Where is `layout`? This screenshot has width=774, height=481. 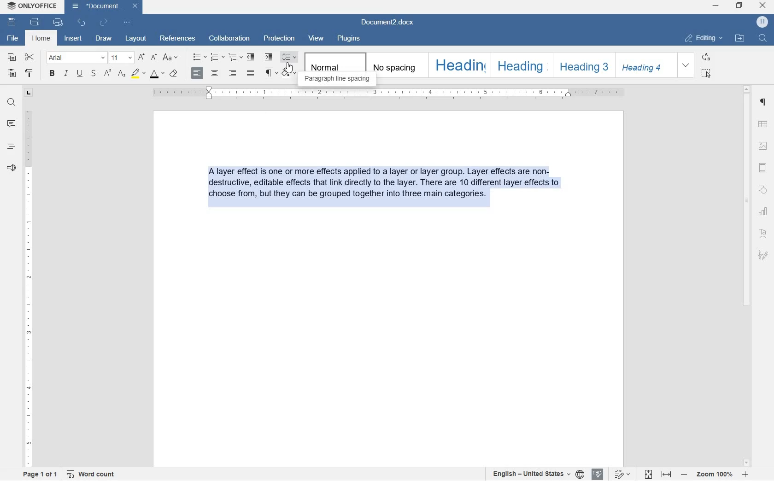 layout is located at coordinates (135, 38).